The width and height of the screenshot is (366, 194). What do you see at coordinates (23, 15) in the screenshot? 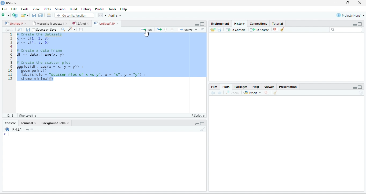
I see `Open an existing file` at bounding box center [23, 15].